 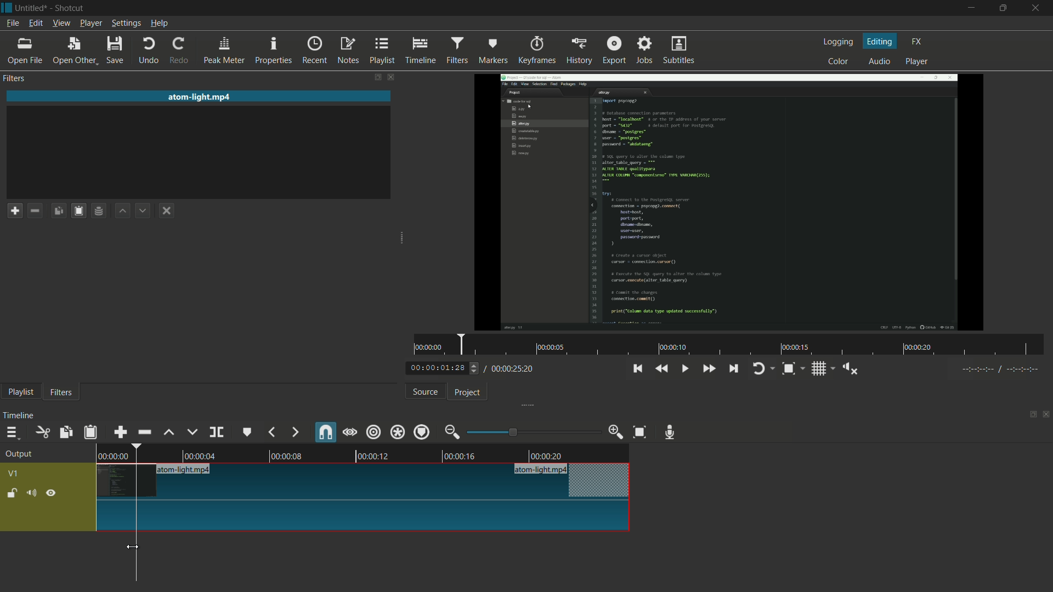 I want to click on record audio, so click(x=673, y=432).